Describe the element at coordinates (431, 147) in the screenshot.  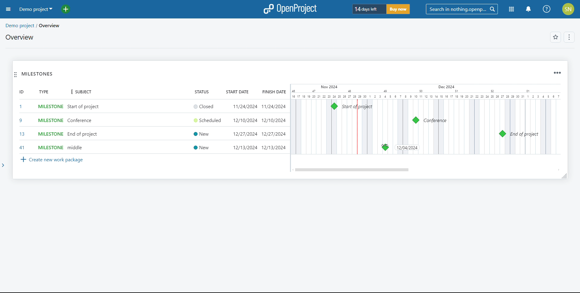
I see `cursor` at that location.